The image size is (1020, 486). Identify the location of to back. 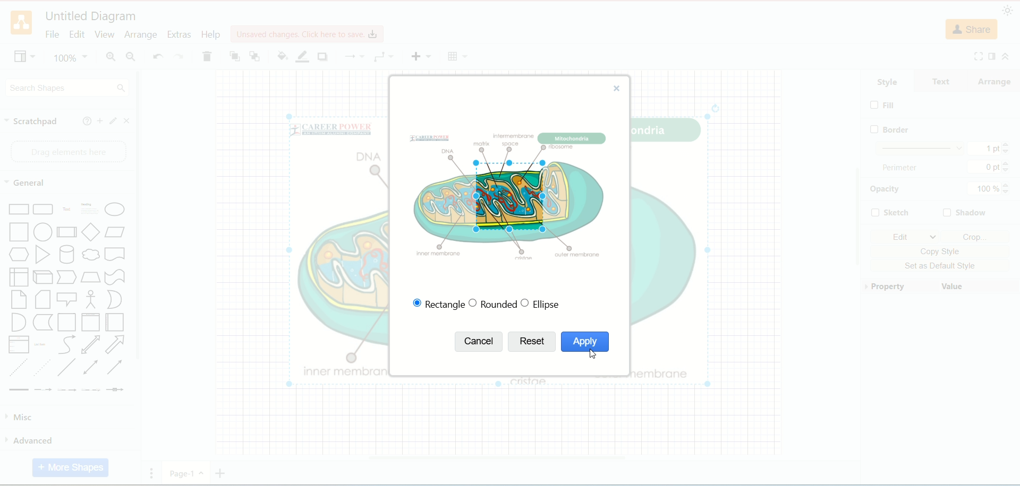
(254, 57).